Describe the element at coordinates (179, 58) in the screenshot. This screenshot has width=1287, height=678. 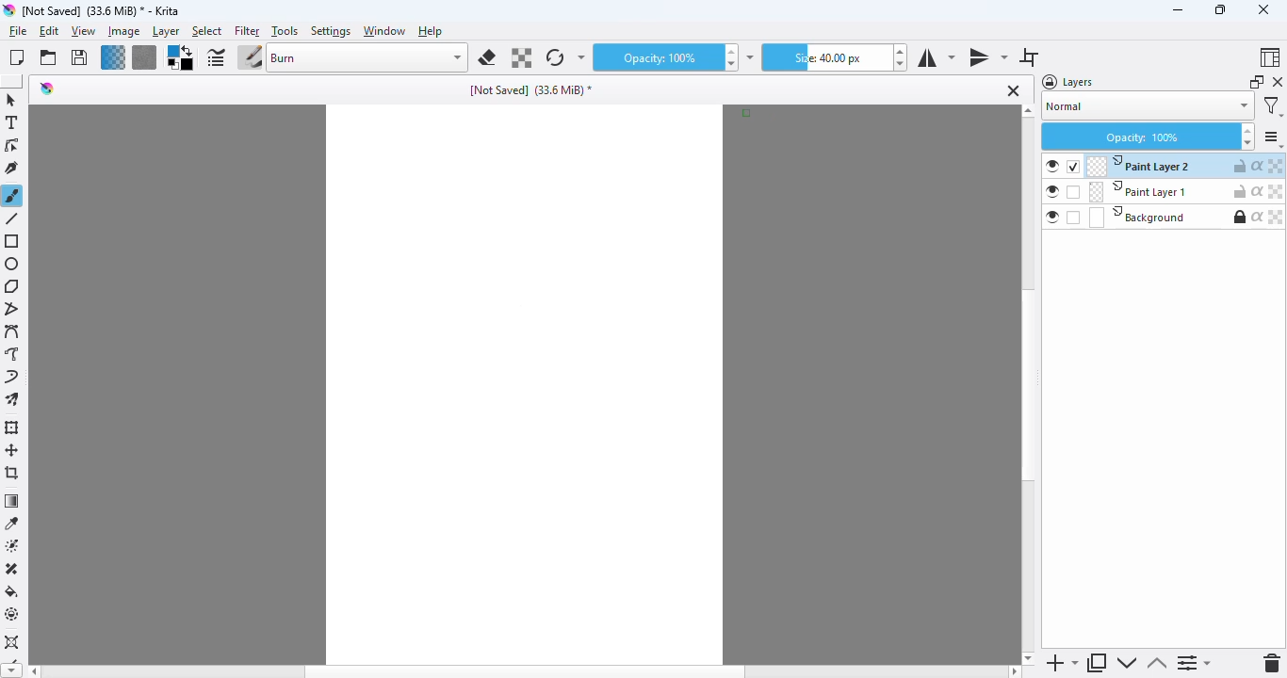
I see `foreground/background color selector` at that location.